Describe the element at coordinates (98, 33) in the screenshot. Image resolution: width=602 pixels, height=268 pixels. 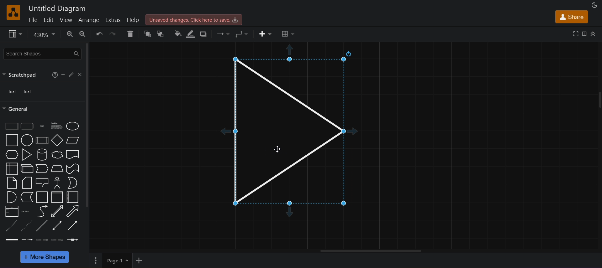
I see `undo` at that location.